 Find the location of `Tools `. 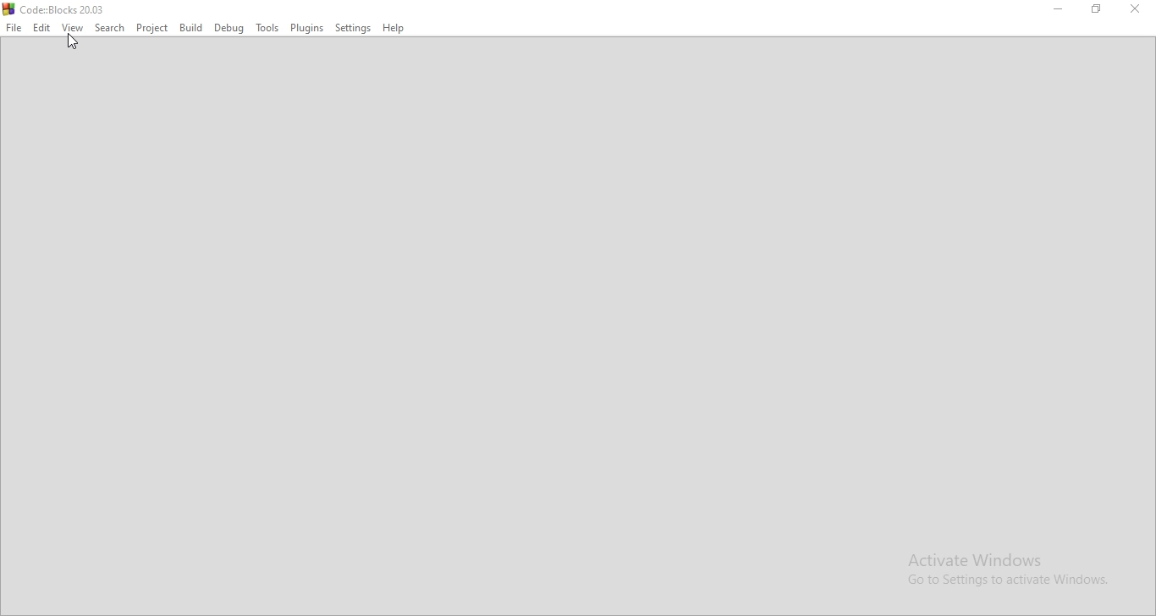

Tools  is located at coordinates (265, 28).